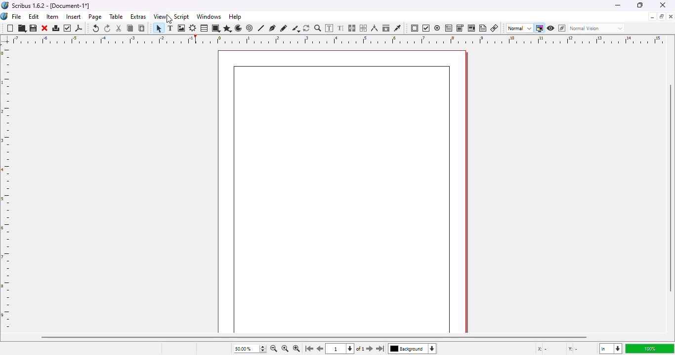  I want to click on ruler, so click(7, 188).